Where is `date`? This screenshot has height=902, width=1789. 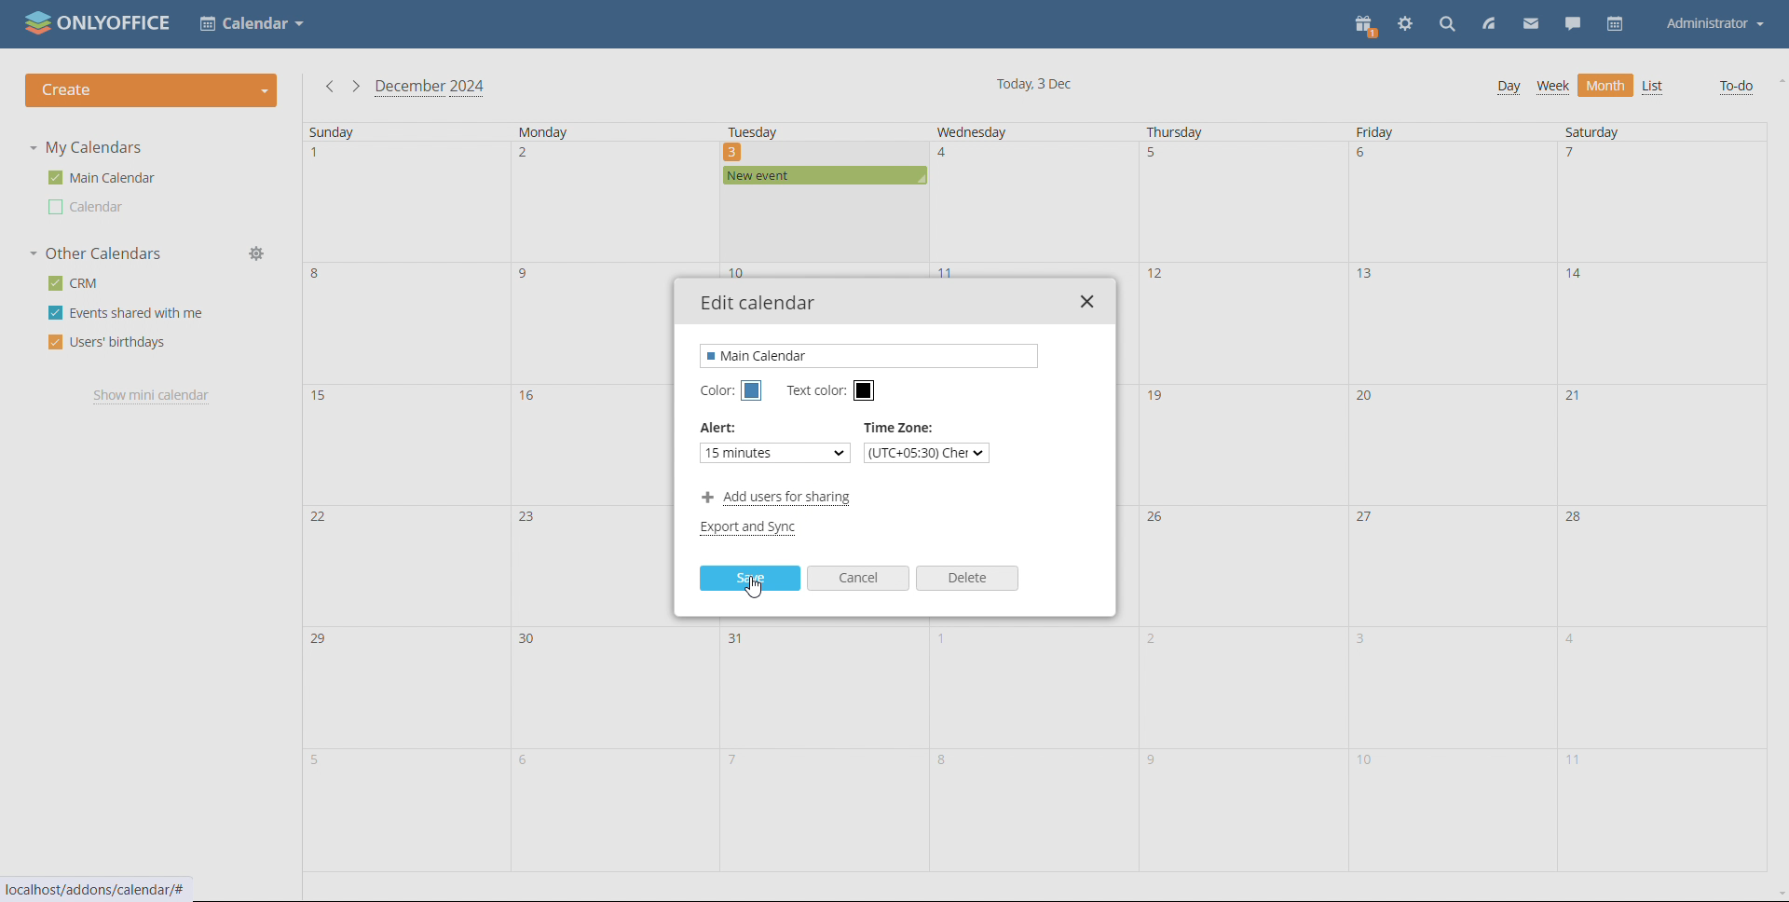
date is located at coordinates (1242, 445).